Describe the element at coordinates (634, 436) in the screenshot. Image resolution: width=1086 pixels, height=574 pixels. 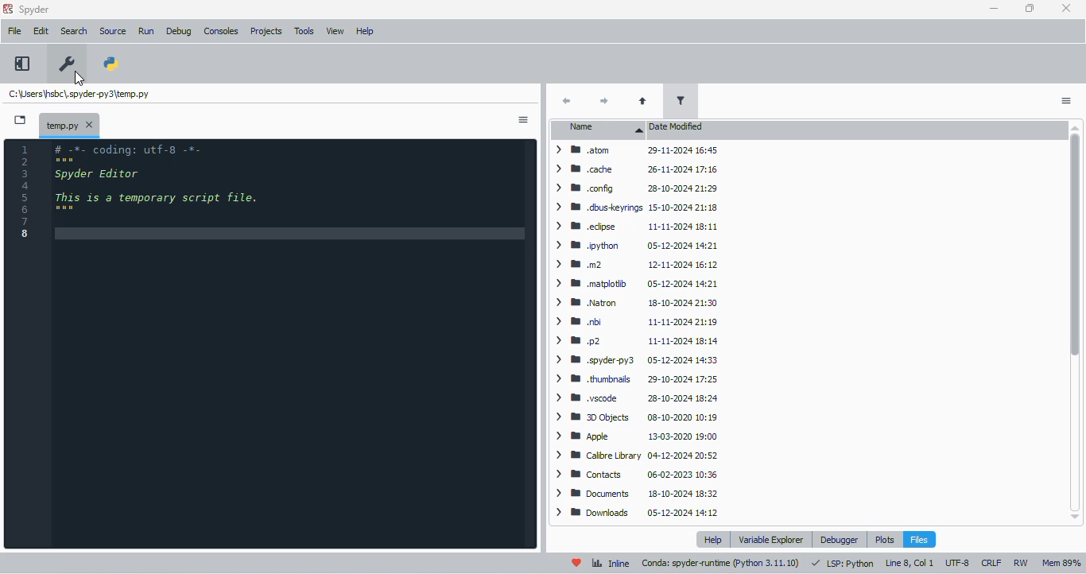
I see `> MW Apple 13-03-2020 19:00` at that location.